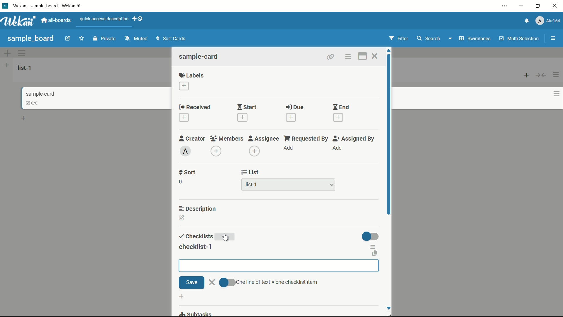 Image resolution: width=563 pixels, height=317 pixels. What do you see at coordinates (375, 254) in the screenshot?
I see `copy text to clipboard` at bounding box center [375, 254].